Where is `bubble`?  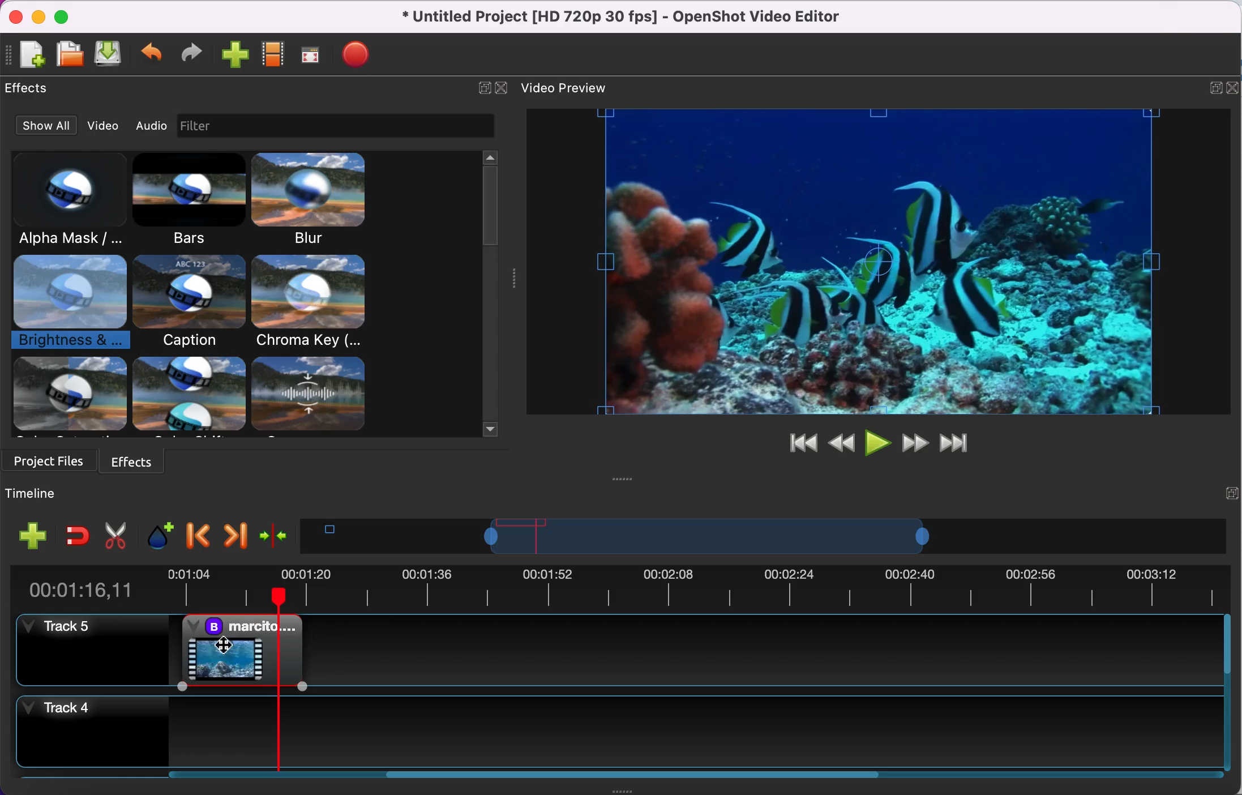 bubble is located at coordinates (188, 302).